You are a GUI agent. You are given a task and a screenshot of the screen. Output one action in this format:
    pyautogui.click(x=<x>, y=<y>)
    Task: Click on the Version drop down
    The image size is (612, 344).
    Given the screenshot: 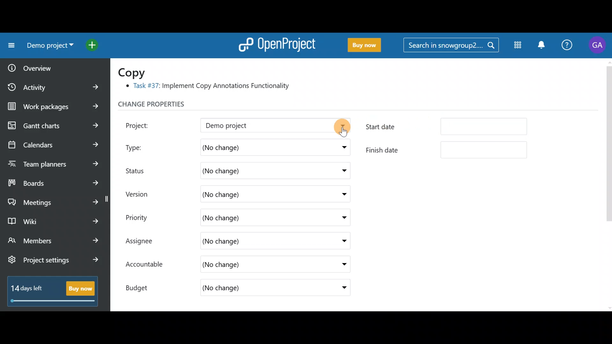 What is the action you would take?
    pyautogui.click(x=341, y=194)
    